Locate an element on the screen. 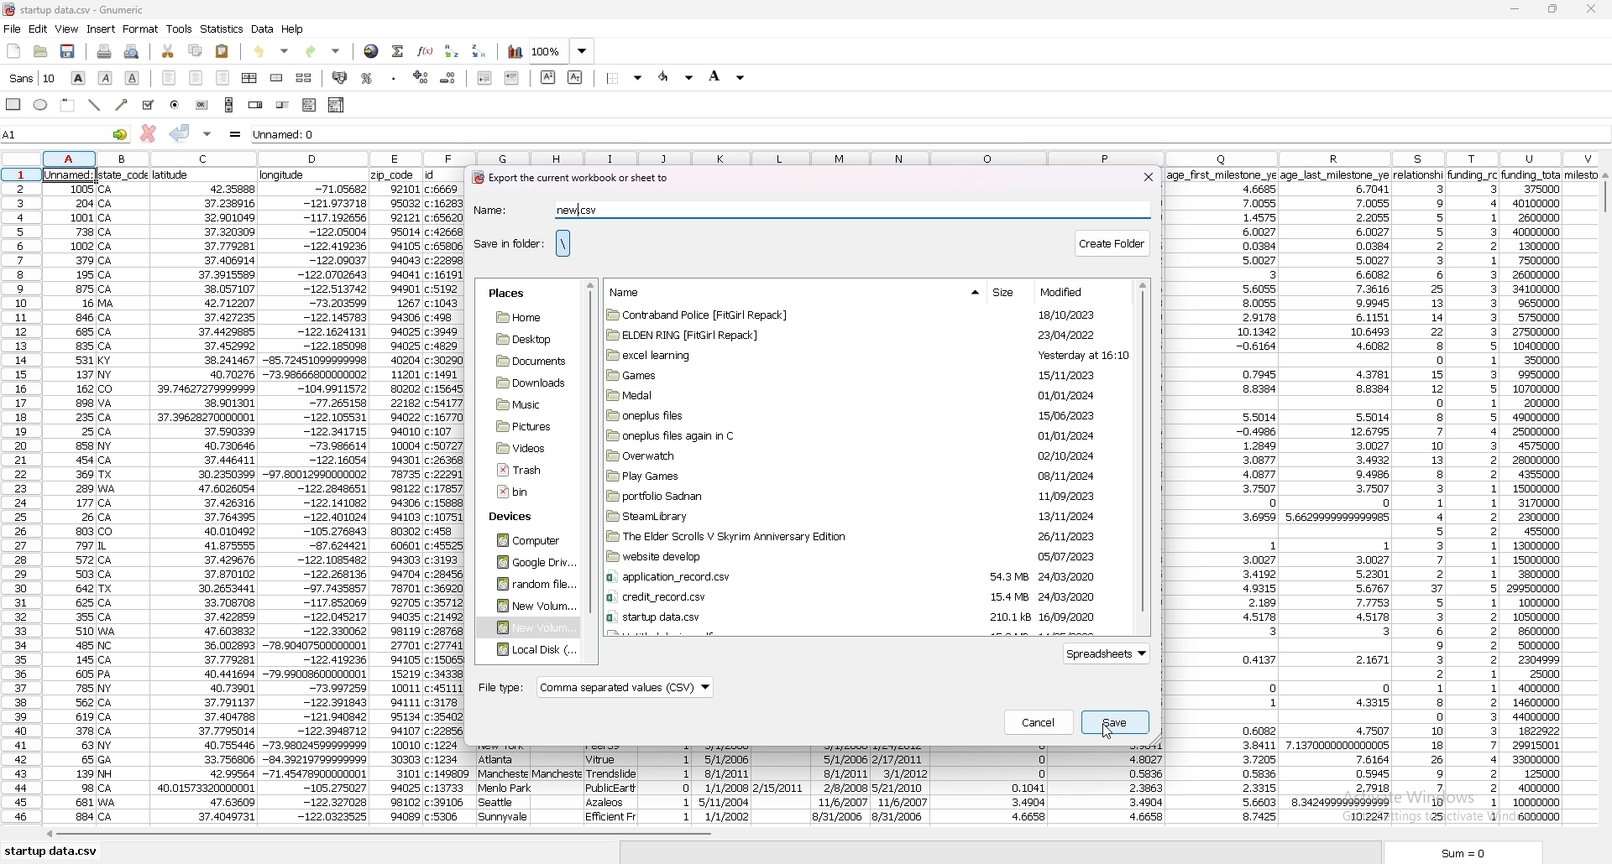 This screenshot has width=1612, height=864. daat is located at coordinates (1337, 496).